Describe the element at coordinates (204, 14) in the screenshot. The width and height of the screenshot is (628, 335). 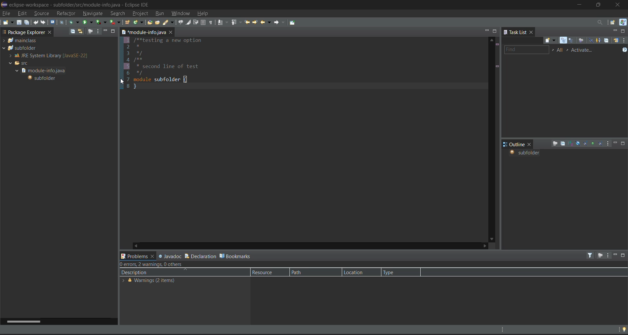
I see `help` at that location.